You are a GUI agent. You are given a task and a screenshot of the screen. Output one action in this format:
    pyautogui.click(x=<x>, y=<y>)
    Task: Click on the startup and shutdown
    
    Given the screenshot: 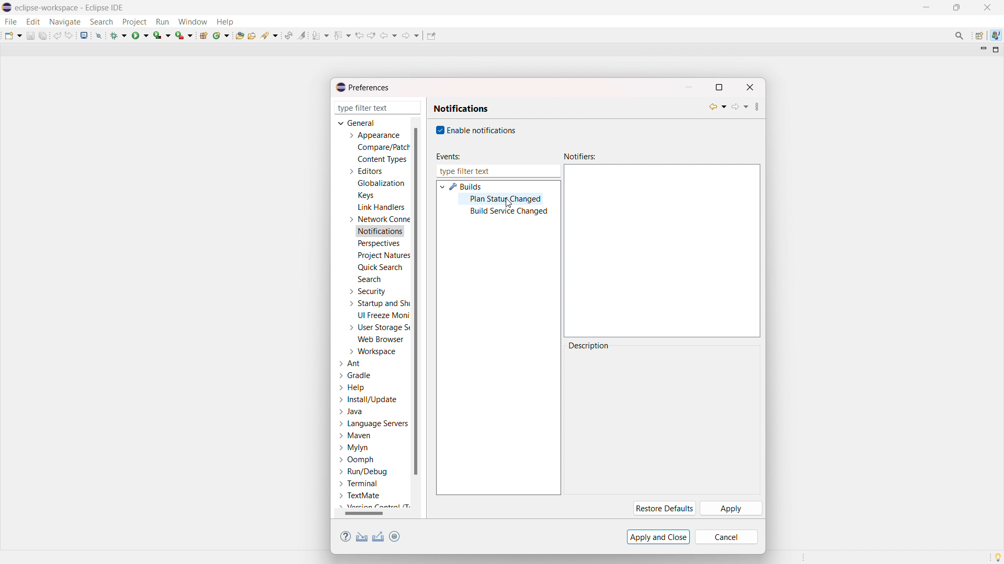 What is the action you would take?
    pyautogui.click(x=378, y=303)
    